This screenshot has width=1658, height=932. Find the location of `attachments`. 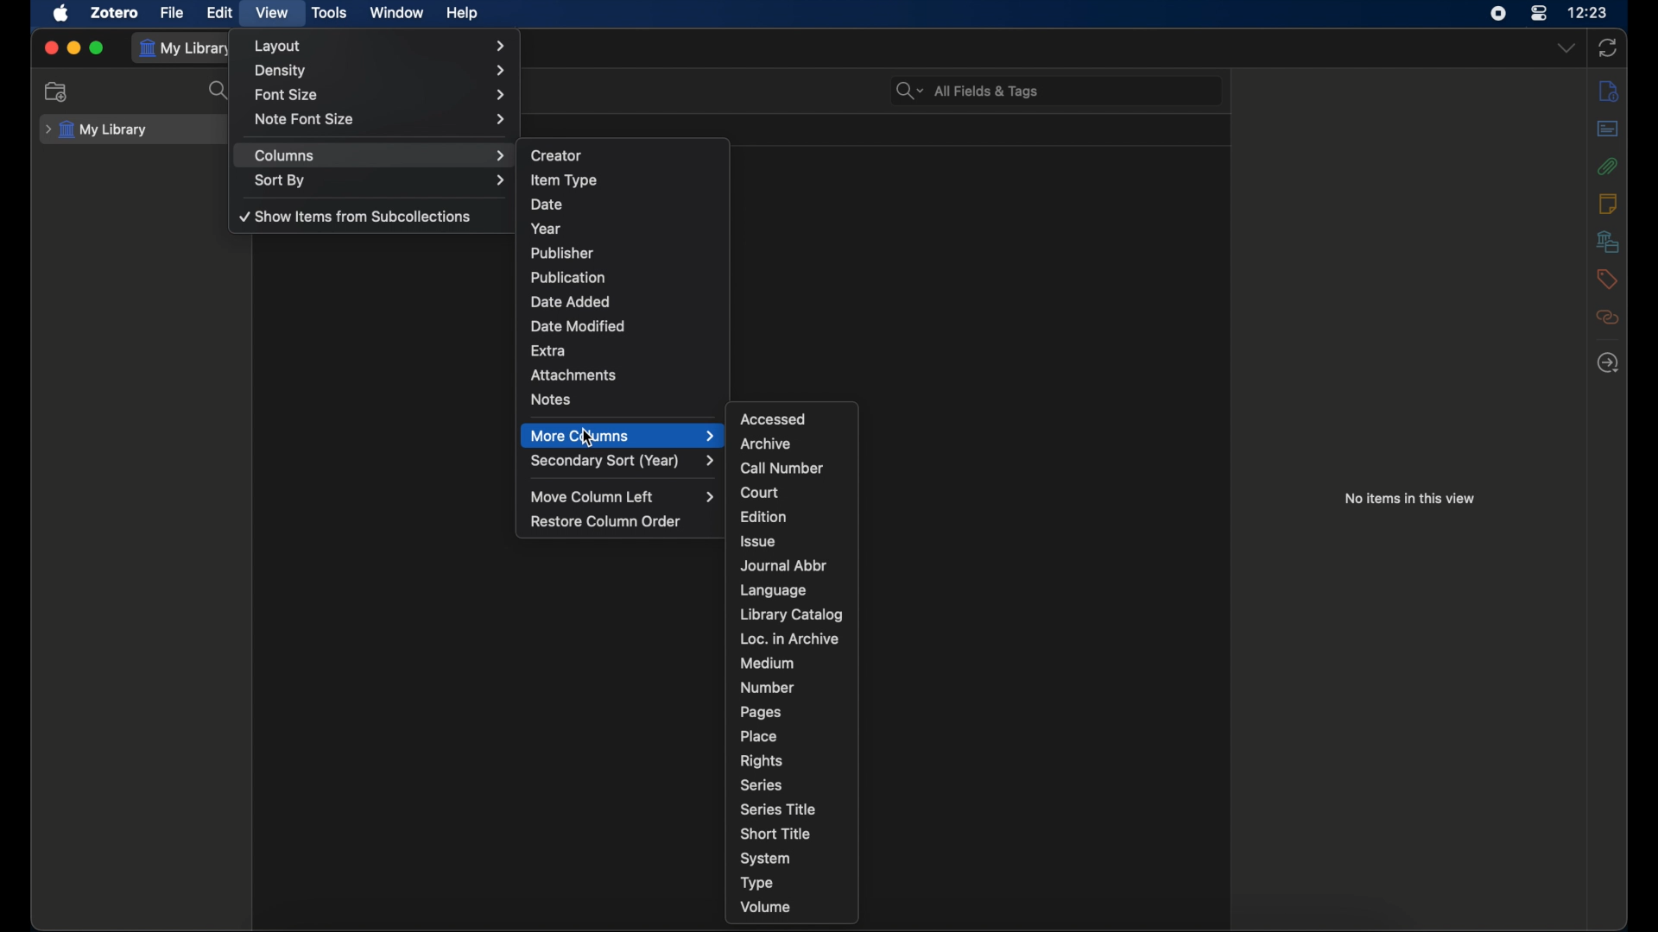

attachments is located at coordinates (575, 375).